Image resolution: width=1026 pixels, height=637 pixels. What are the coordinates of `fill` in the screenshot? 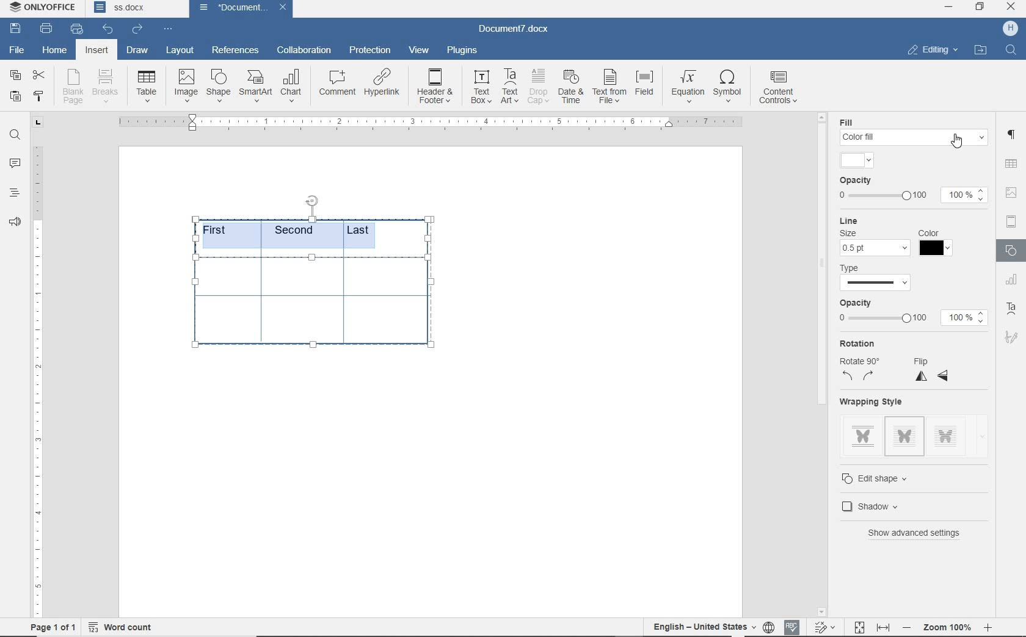 It's located at (853, 122).